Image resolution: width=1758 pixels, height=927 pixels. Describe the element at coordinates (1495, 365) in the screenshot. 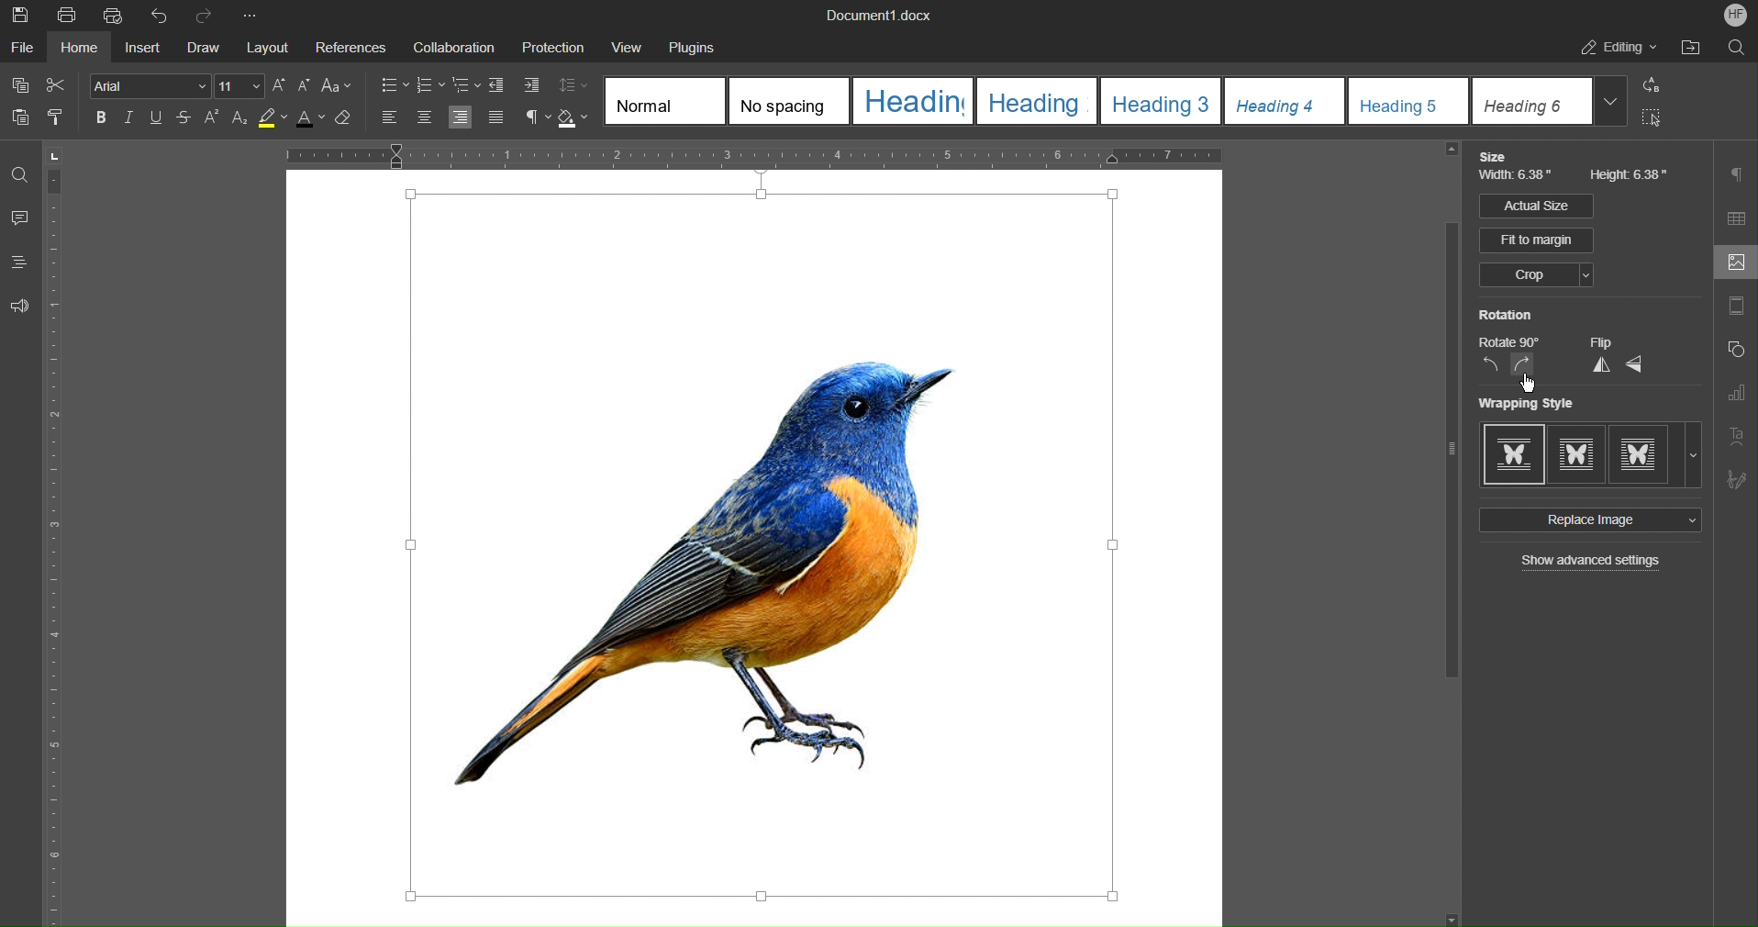

I see `Rotate CCW` at that location.